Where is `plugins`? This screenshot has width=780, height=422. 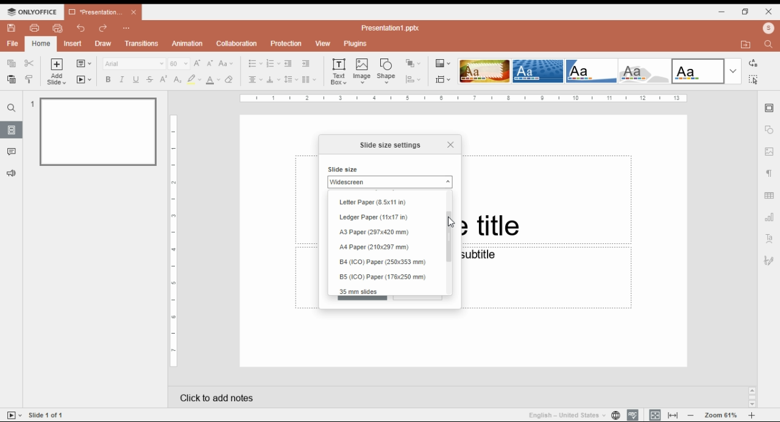
plugins is located at coordinates (356, 44).